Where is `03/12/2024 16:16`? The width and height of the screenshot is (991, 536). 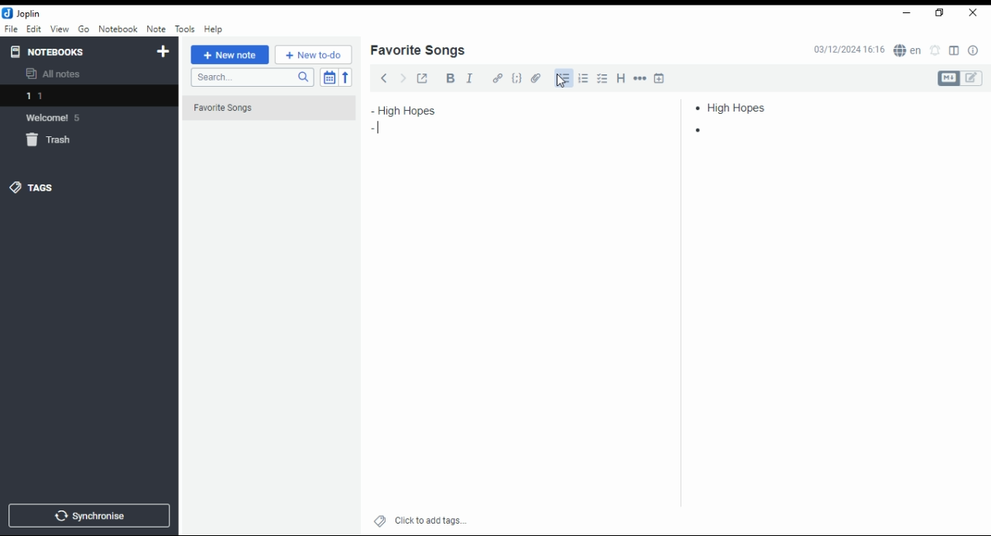
03/12/2024 16:16 is located at coordinates (849, 50).